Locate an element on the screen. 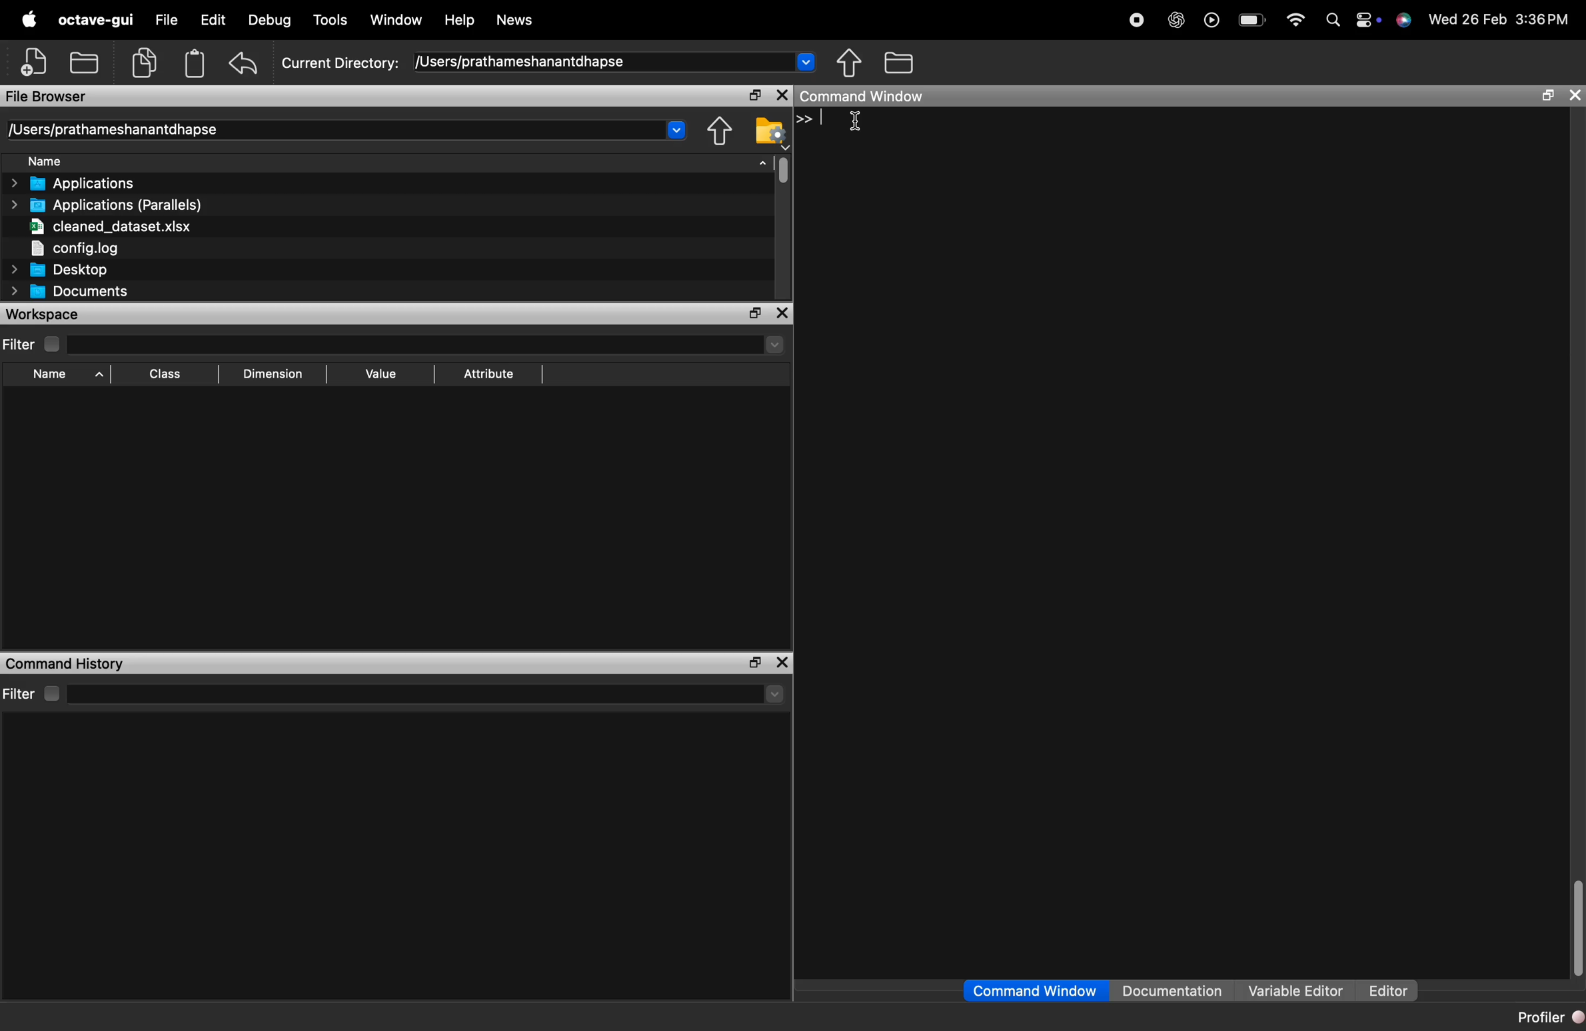 This screenshot has height=1031, width=1586. Filter is located at coordinates (32, 693).